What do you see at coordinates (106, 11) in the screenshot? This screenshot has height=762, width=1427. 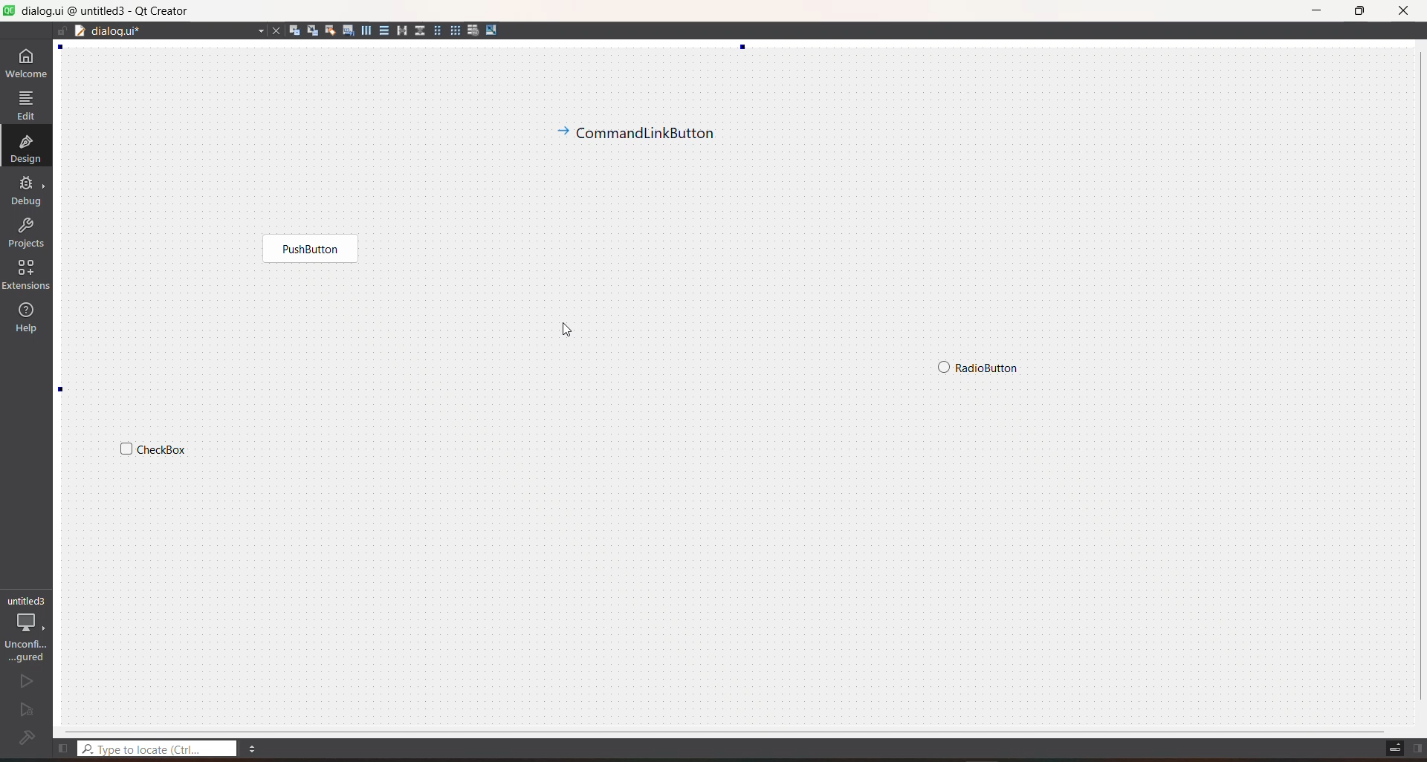 I see `title` at bounding box center [106, 11].